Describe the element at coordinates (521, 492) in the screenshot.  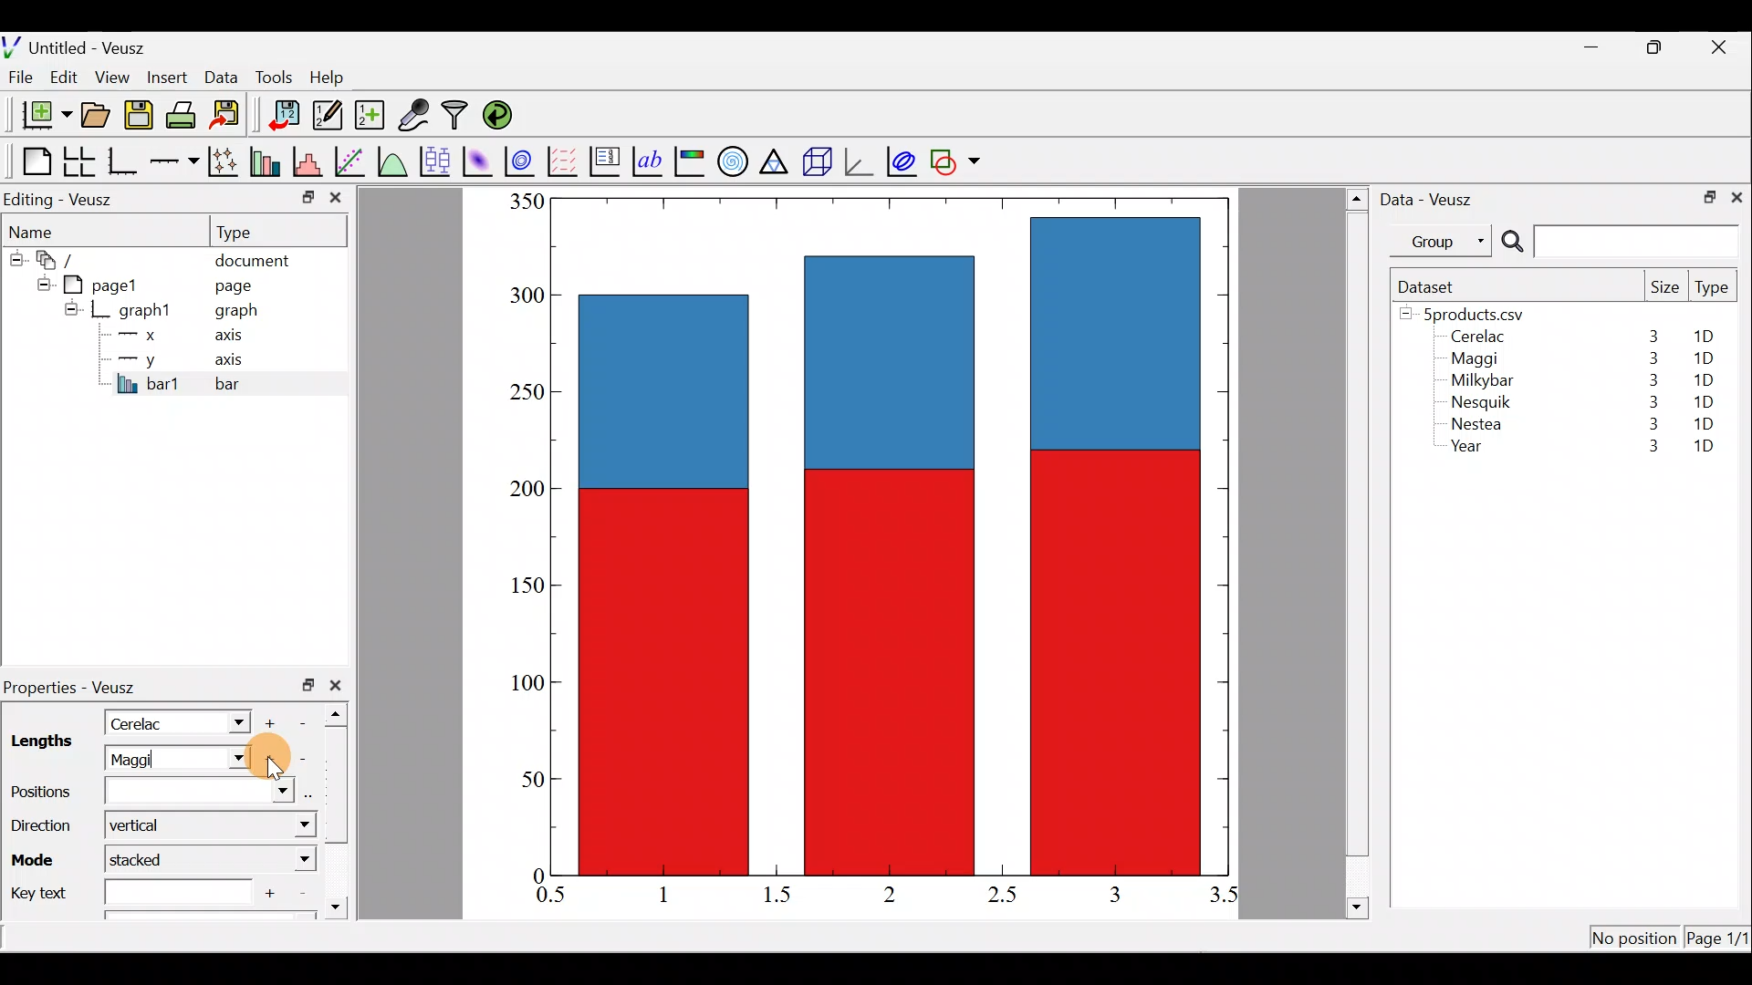
I see `200` at that location.